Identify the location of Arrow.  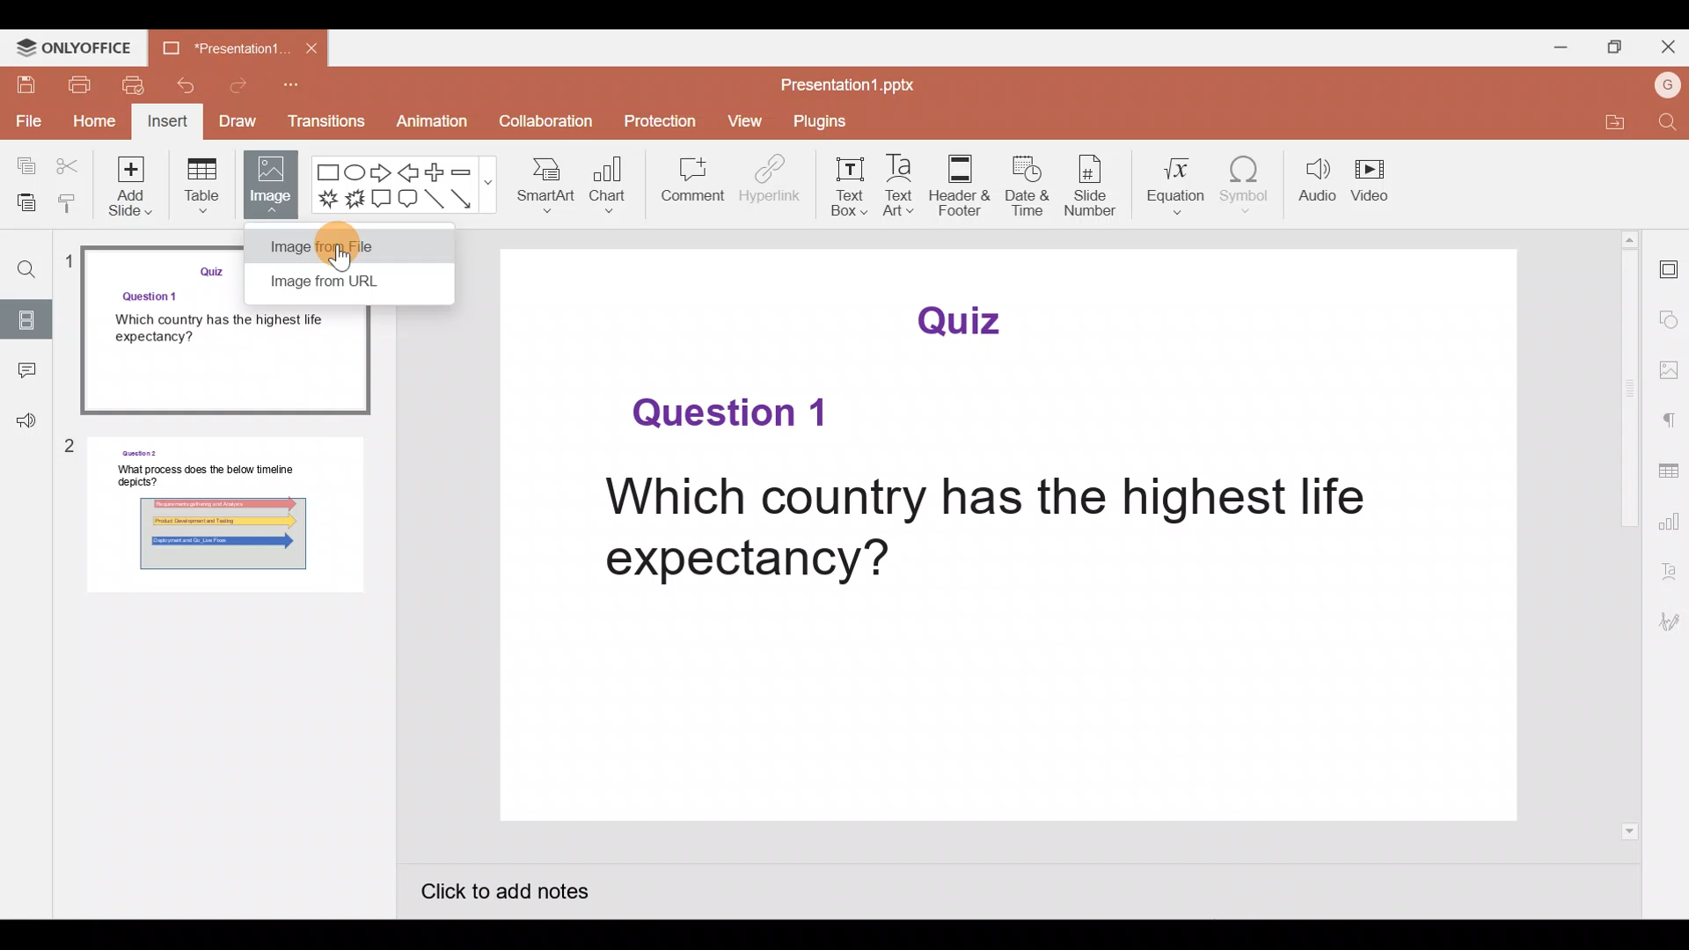
(466, 201).